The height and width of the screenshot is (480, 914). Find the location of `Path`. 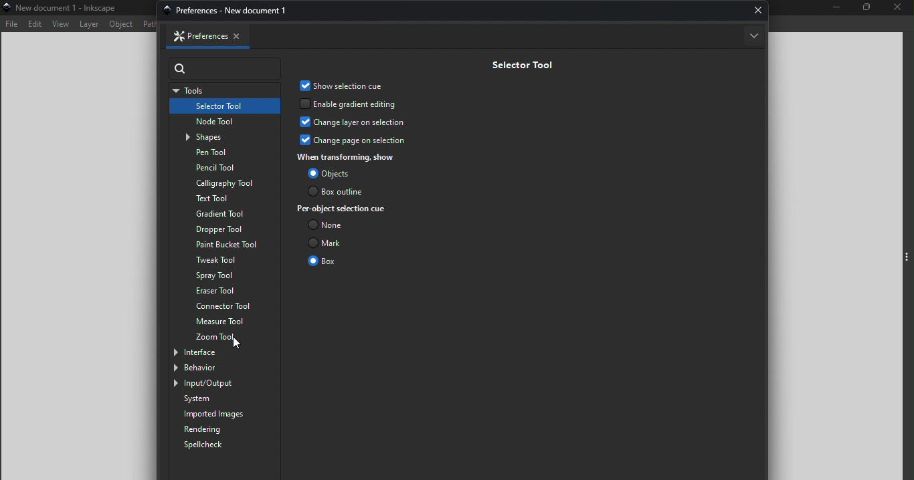

Path is located at coordinates (147, 23).